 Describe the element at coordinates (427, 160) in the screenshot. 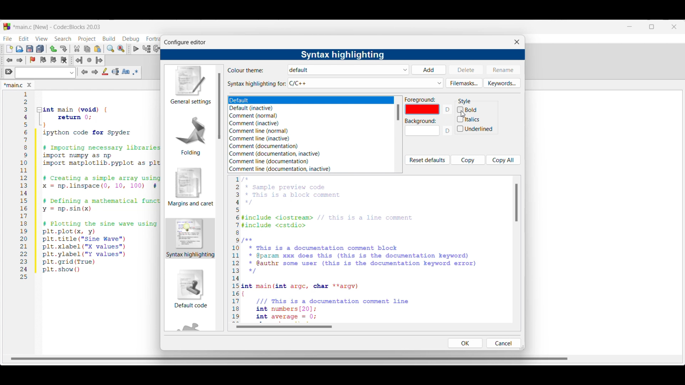

I see `Reset defaults` at that location.